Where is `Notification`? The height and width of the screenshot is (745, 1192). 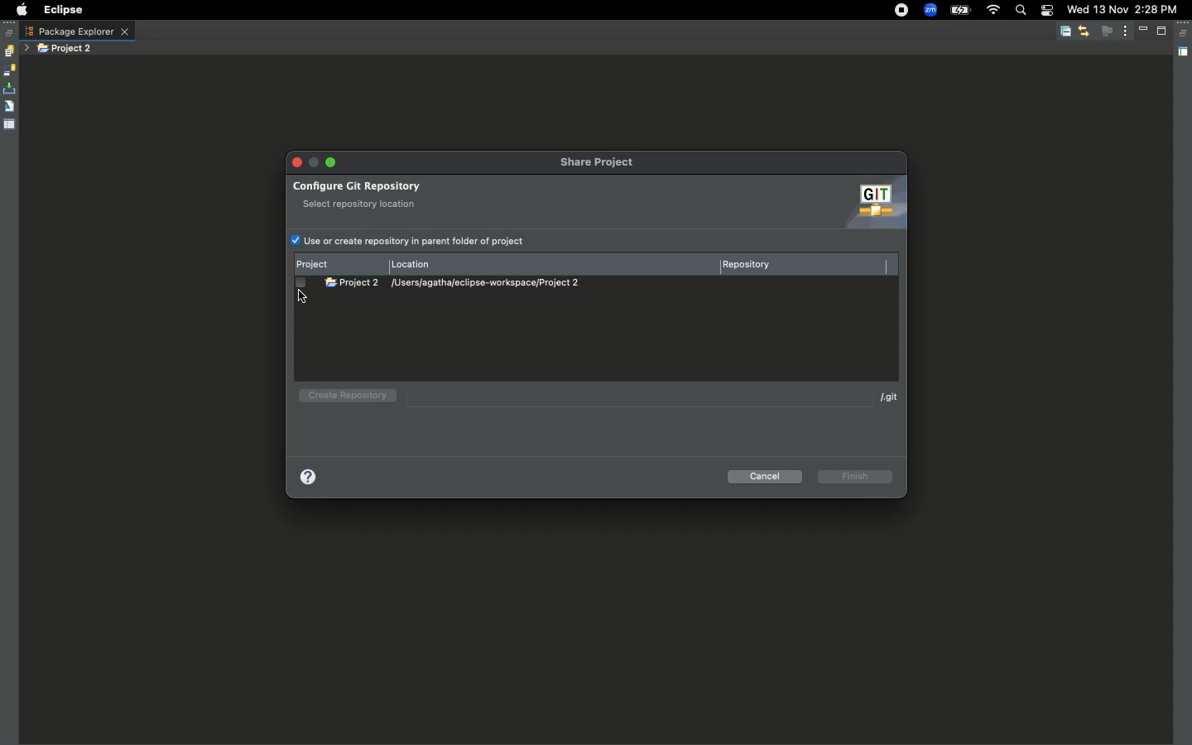 Notification is located at coordinates (1046, 12).